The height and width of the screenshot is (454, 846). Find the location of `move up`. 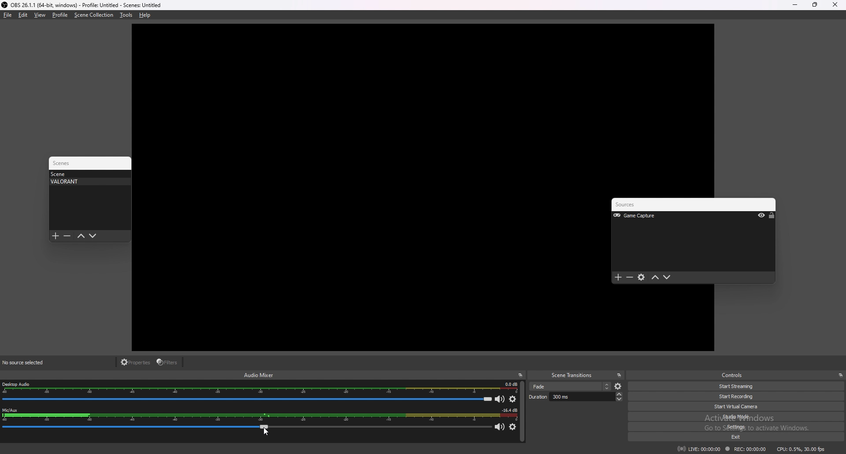

move up is located at coordinates (656, 278).